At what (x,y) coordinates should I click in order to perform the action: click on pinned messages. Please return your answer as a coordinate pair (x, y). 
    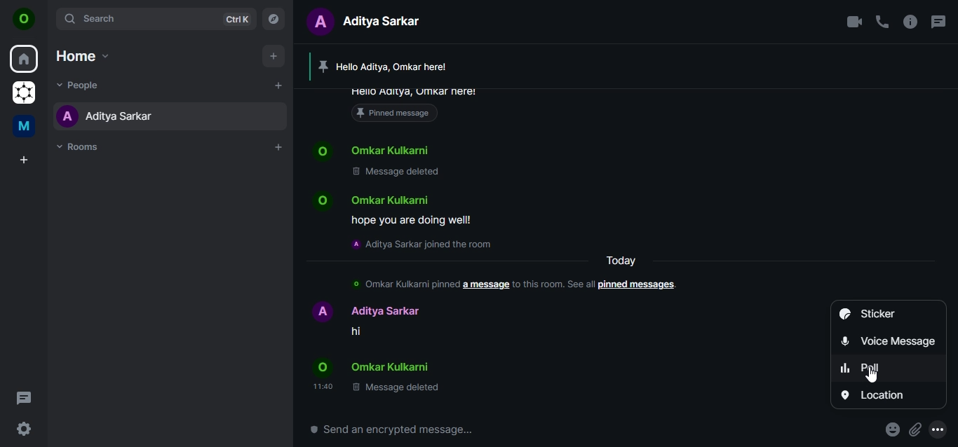
    Looking at the image, I should click on (637, 285).